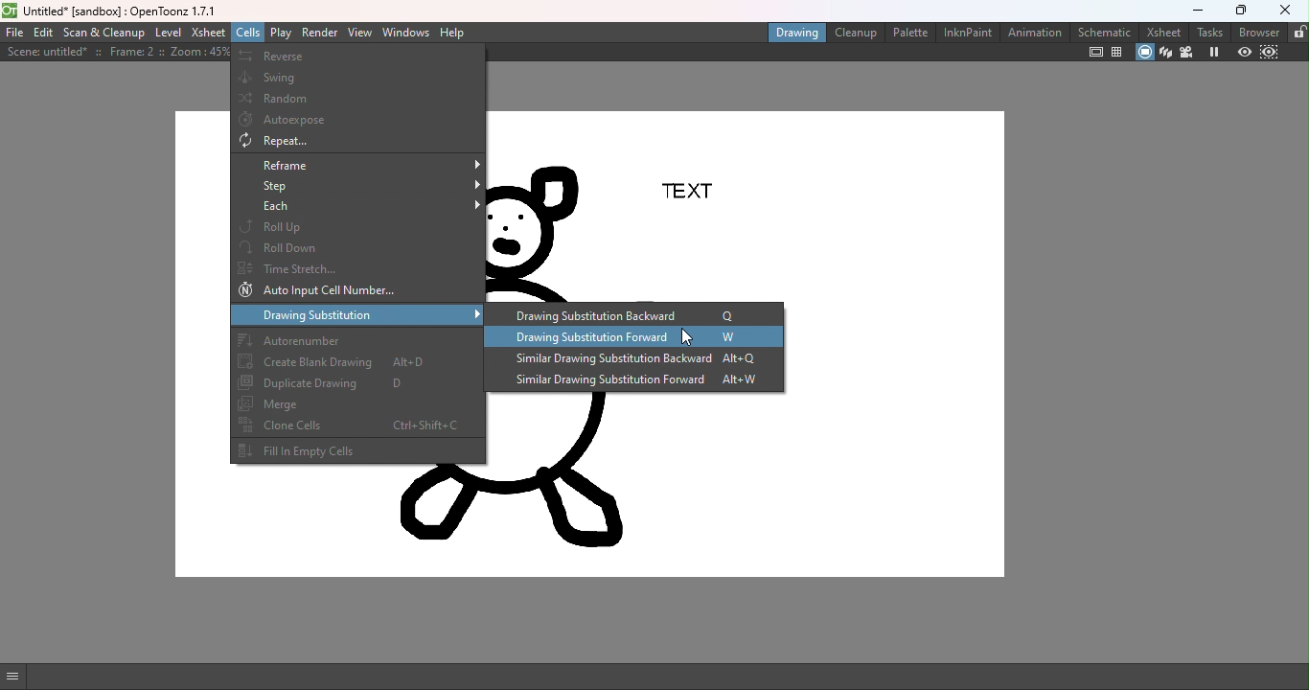 The image size is (1309, 690). What do you see at coordinates (1165, 51) in the screenshot?
I see `3D view` at bounding box center [1165, 51].